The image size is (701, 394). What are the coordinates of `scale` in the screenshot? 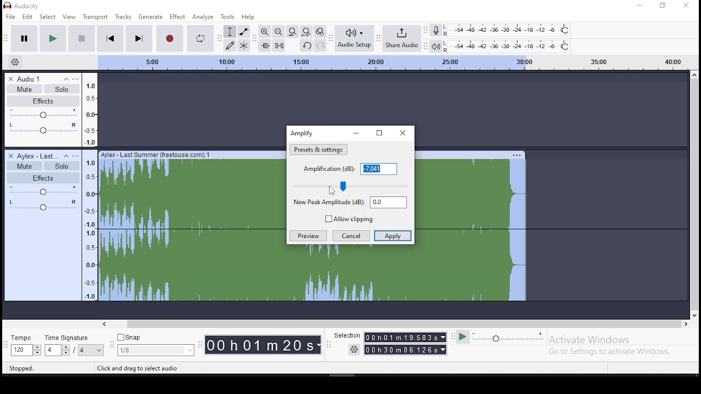 It's located at (392, 63).